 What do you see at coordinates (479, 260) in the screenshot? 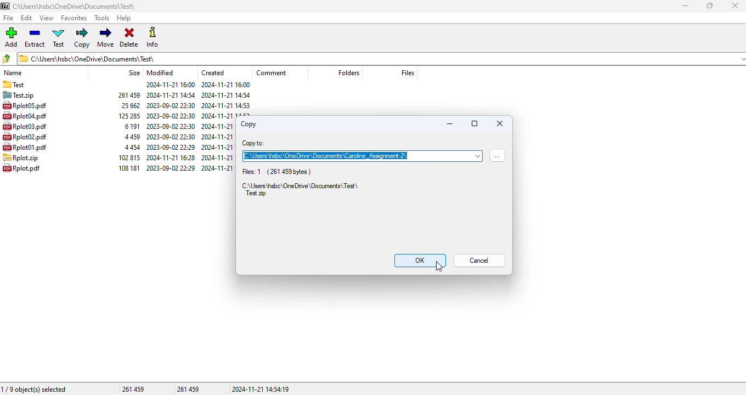
I see `cancel` at bounding box center [479, 260].